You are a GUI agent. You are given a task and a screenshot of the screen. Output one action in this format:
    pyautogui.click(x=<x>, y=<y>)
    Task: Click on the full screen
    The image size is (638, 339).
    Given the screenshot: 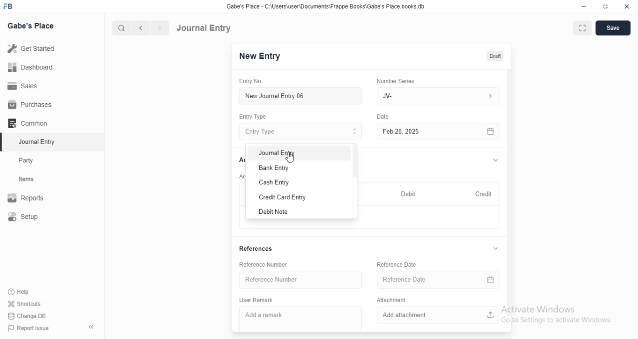 What is the action you would take?
    pyautogui.click(x=584, y=28)
    